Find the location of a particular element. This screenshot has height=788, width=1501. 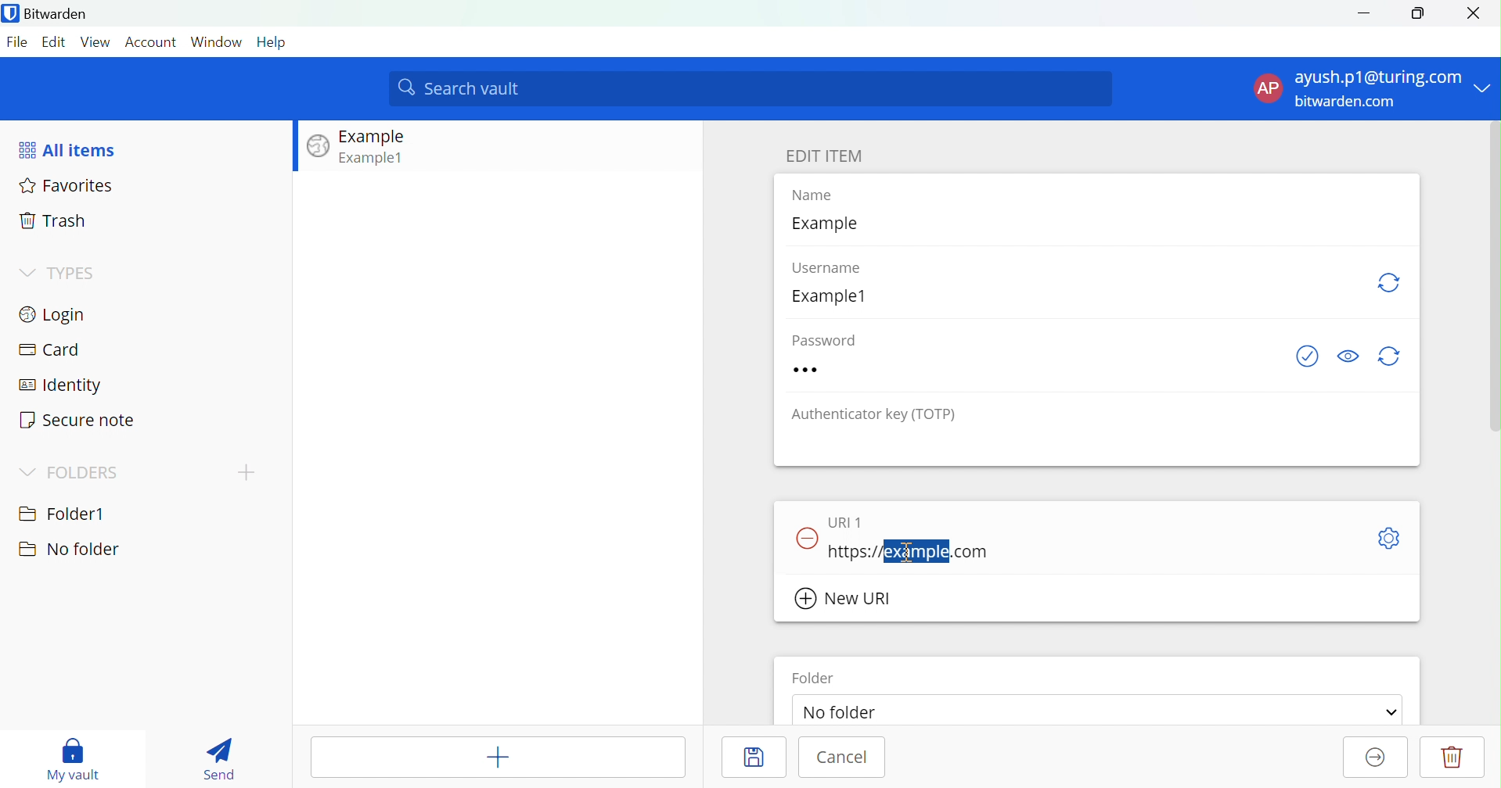

File is located at coordinates (20, 42).